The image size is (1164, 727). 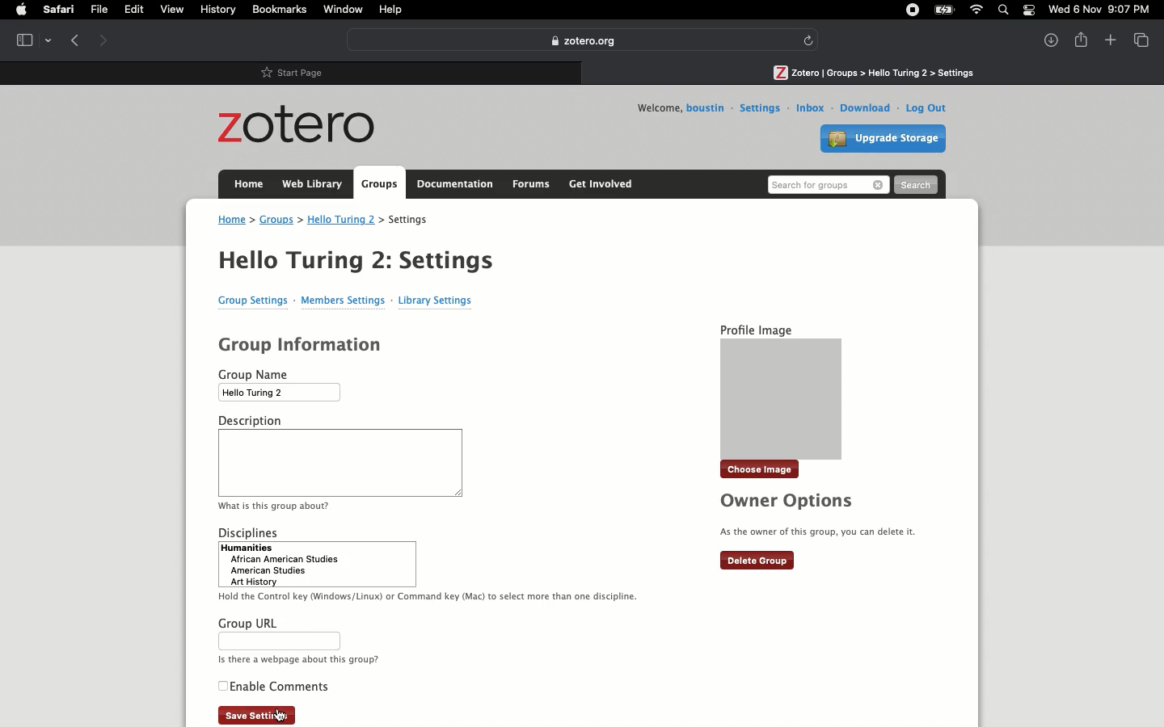 What do you see at coordinates (873, 70) in the screenshot?
I see `Path` at bounding box center [873, 70].